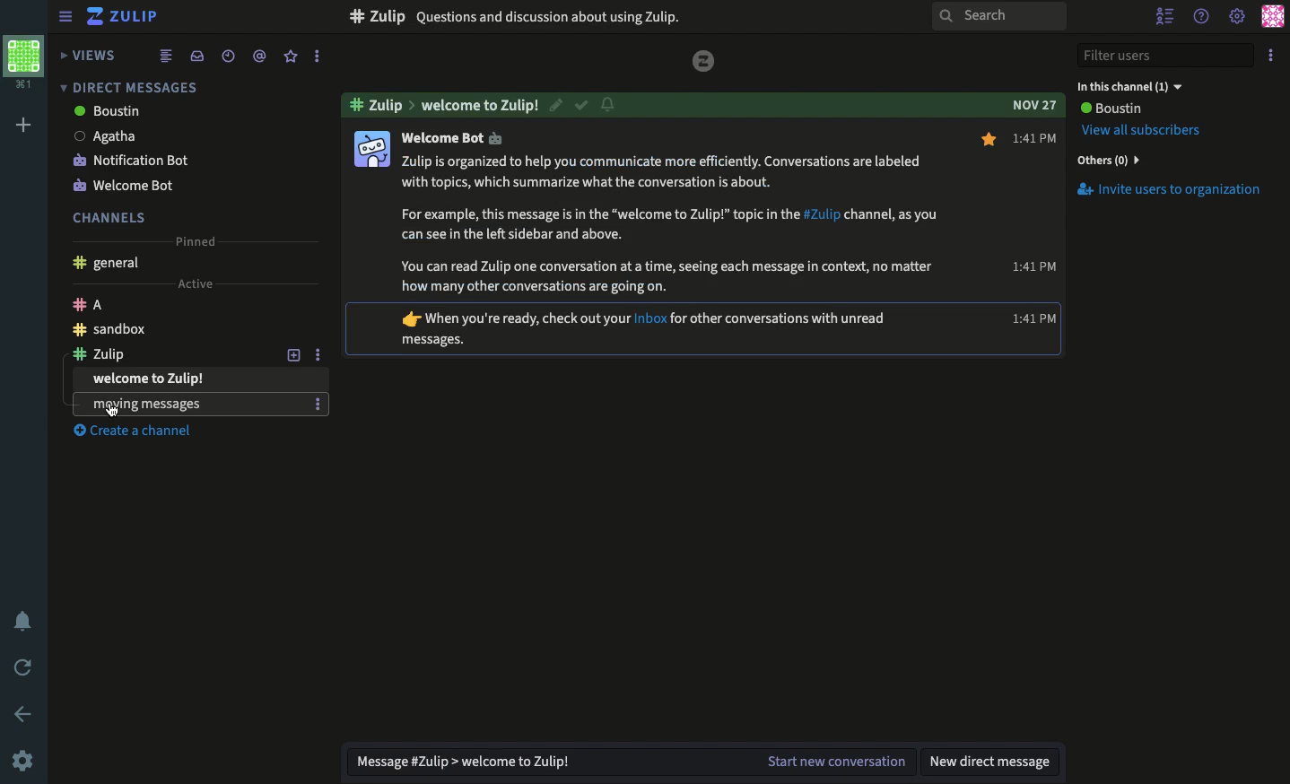 The height and width of the screenshot is (784, 1290). What do you see at coordinates (555, 104) in the screenshot?
I see `Edit` at bounding box center [555, 104].